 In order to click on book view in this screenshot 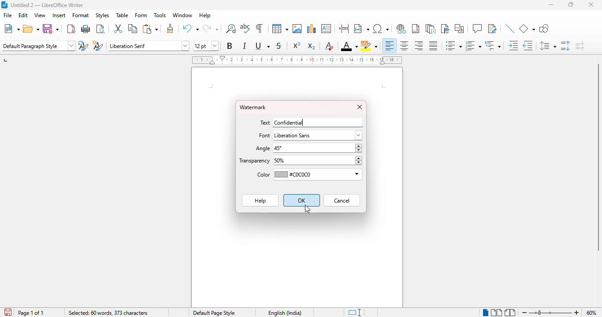, I will do `click(510, 313)`.